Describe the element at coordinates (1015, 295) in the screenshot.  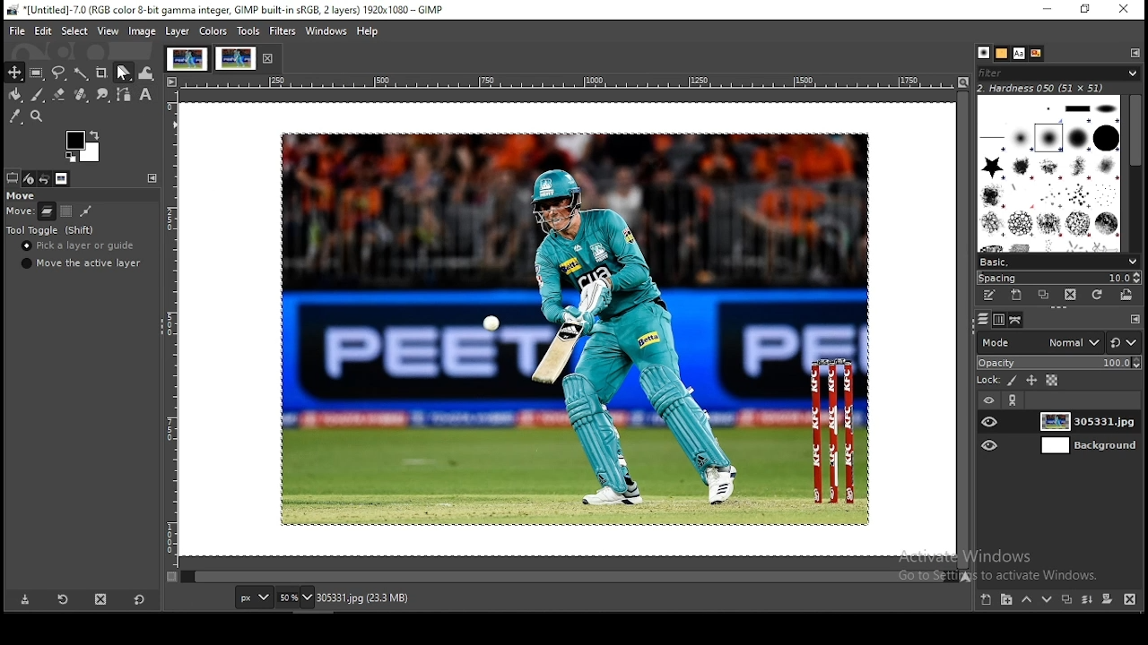
I see `create a new brush` at that location.